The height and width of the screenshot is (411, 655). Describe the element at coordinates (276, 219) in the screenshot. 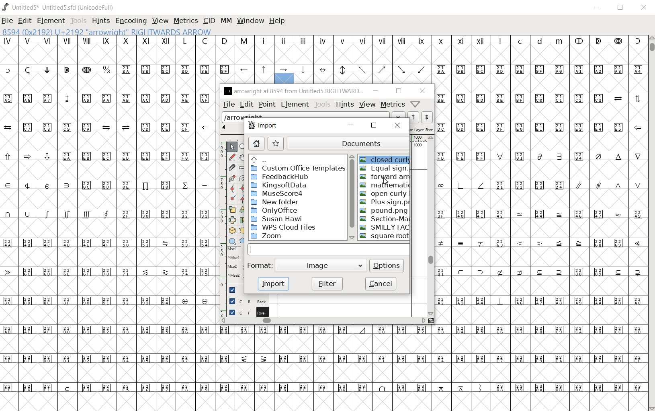

I see `Susan Hawi` at that location.